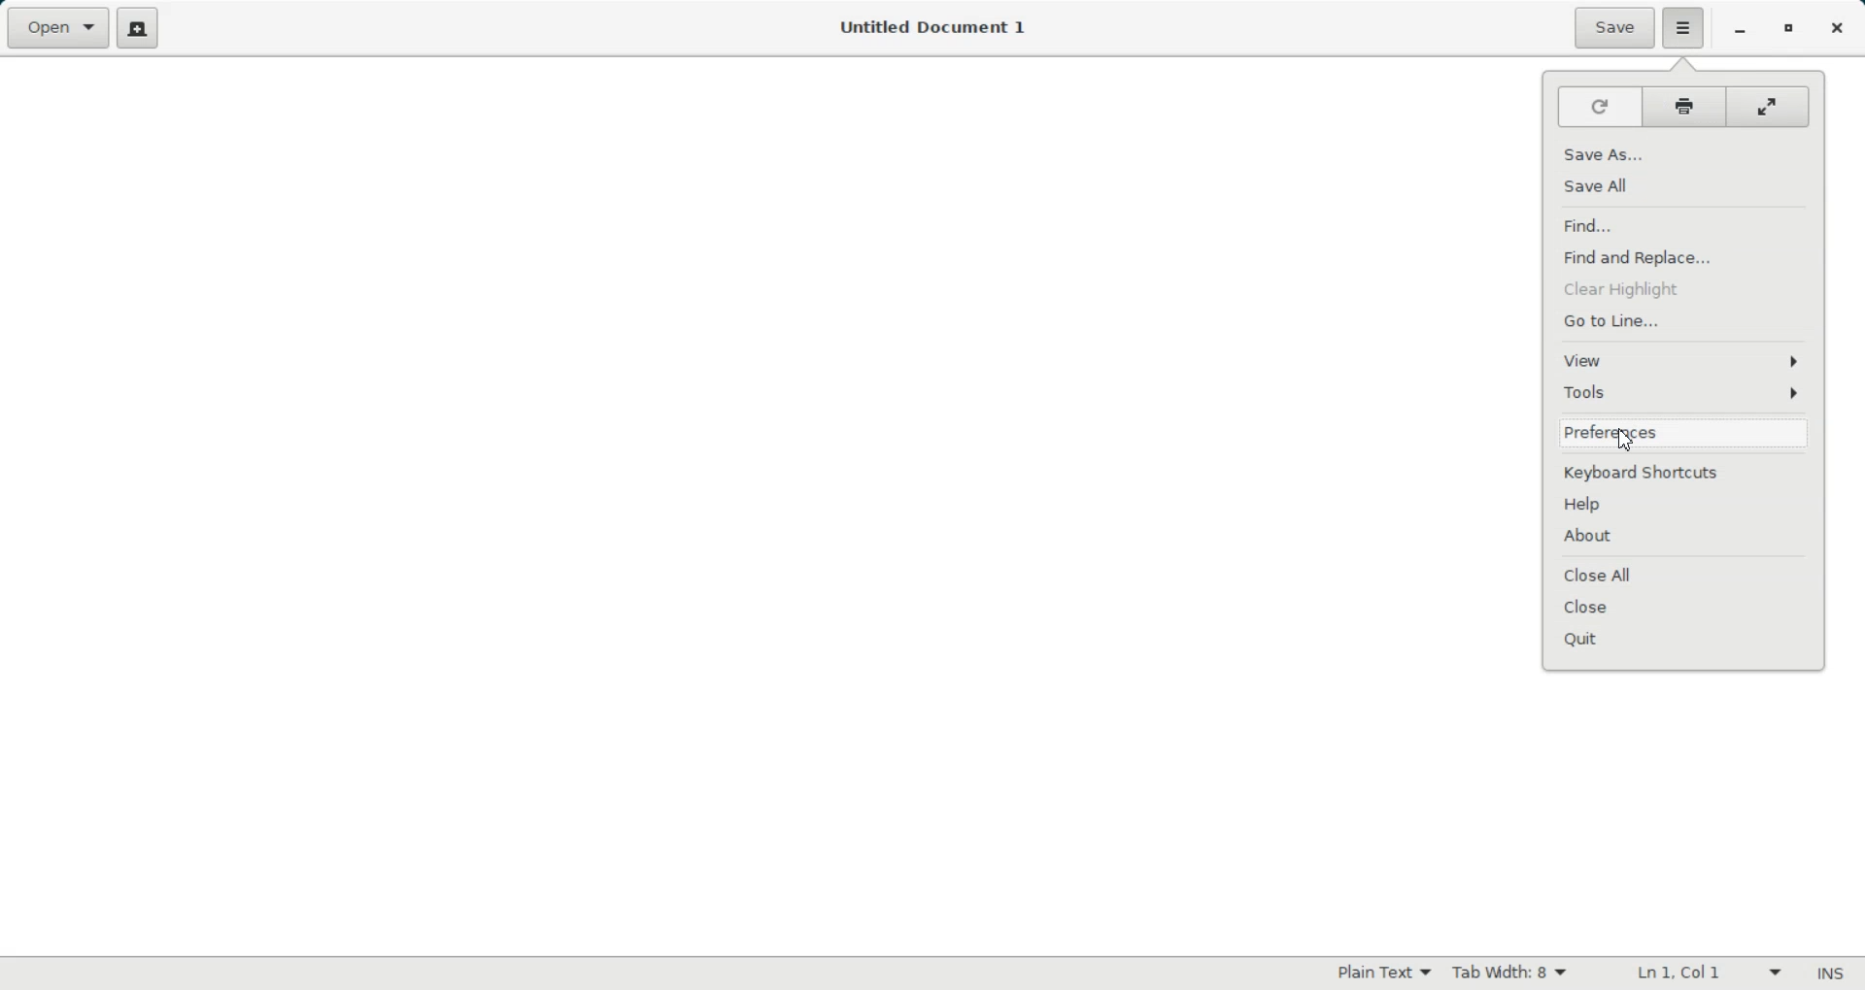 This screenshot has width=1865, height=990. I want to click on Full screen, so click(1769, 107).